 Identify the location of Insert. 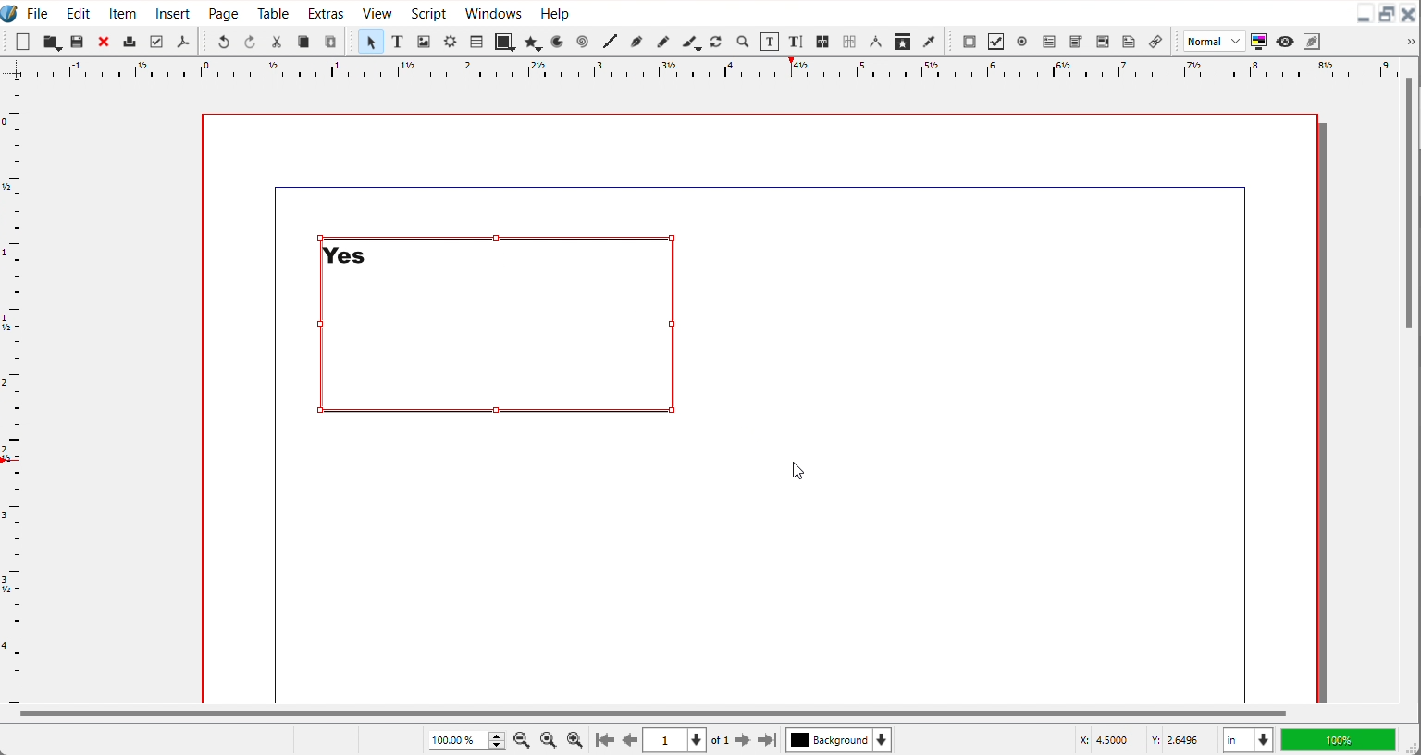
(174, 12).